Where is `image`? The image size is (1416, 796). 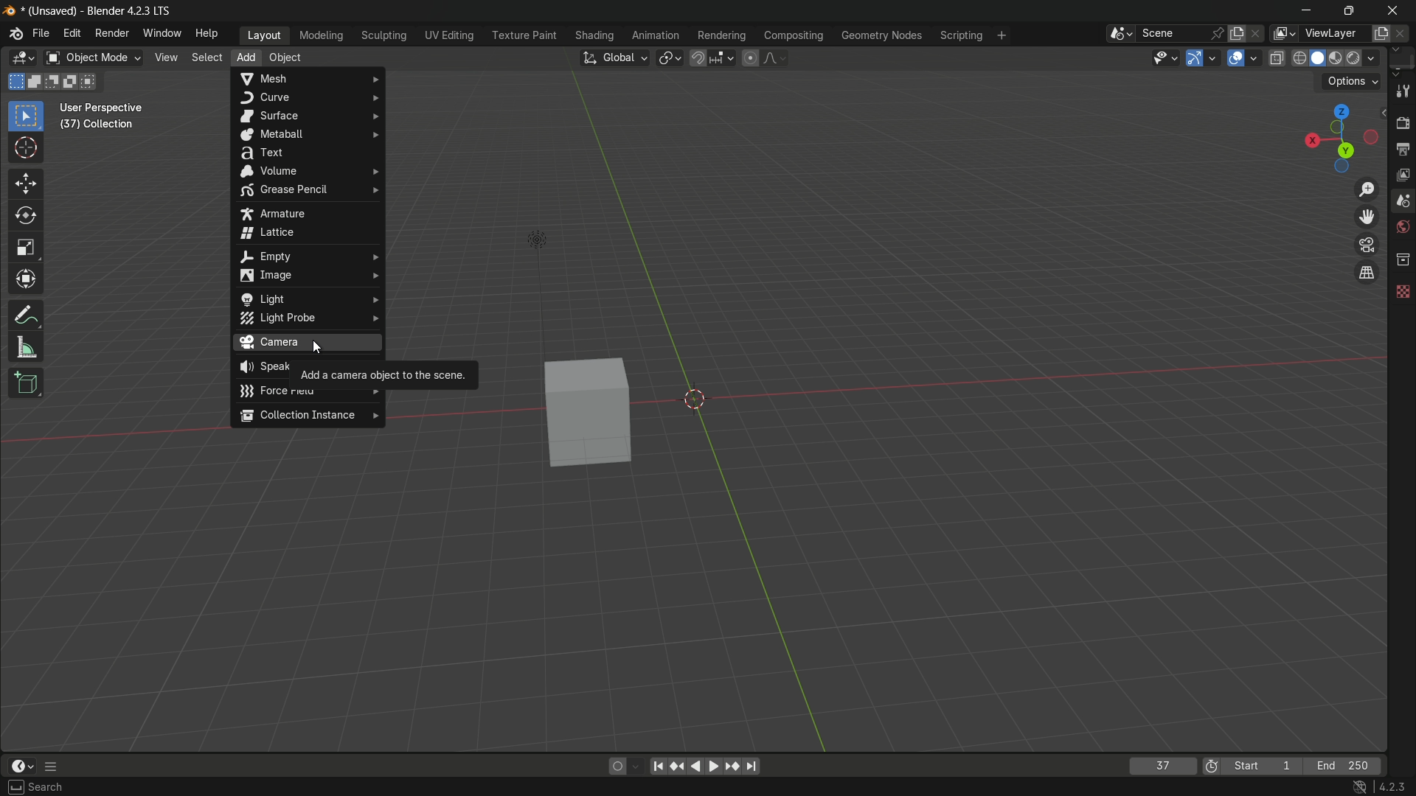
image is located at coordinates (307, 276).